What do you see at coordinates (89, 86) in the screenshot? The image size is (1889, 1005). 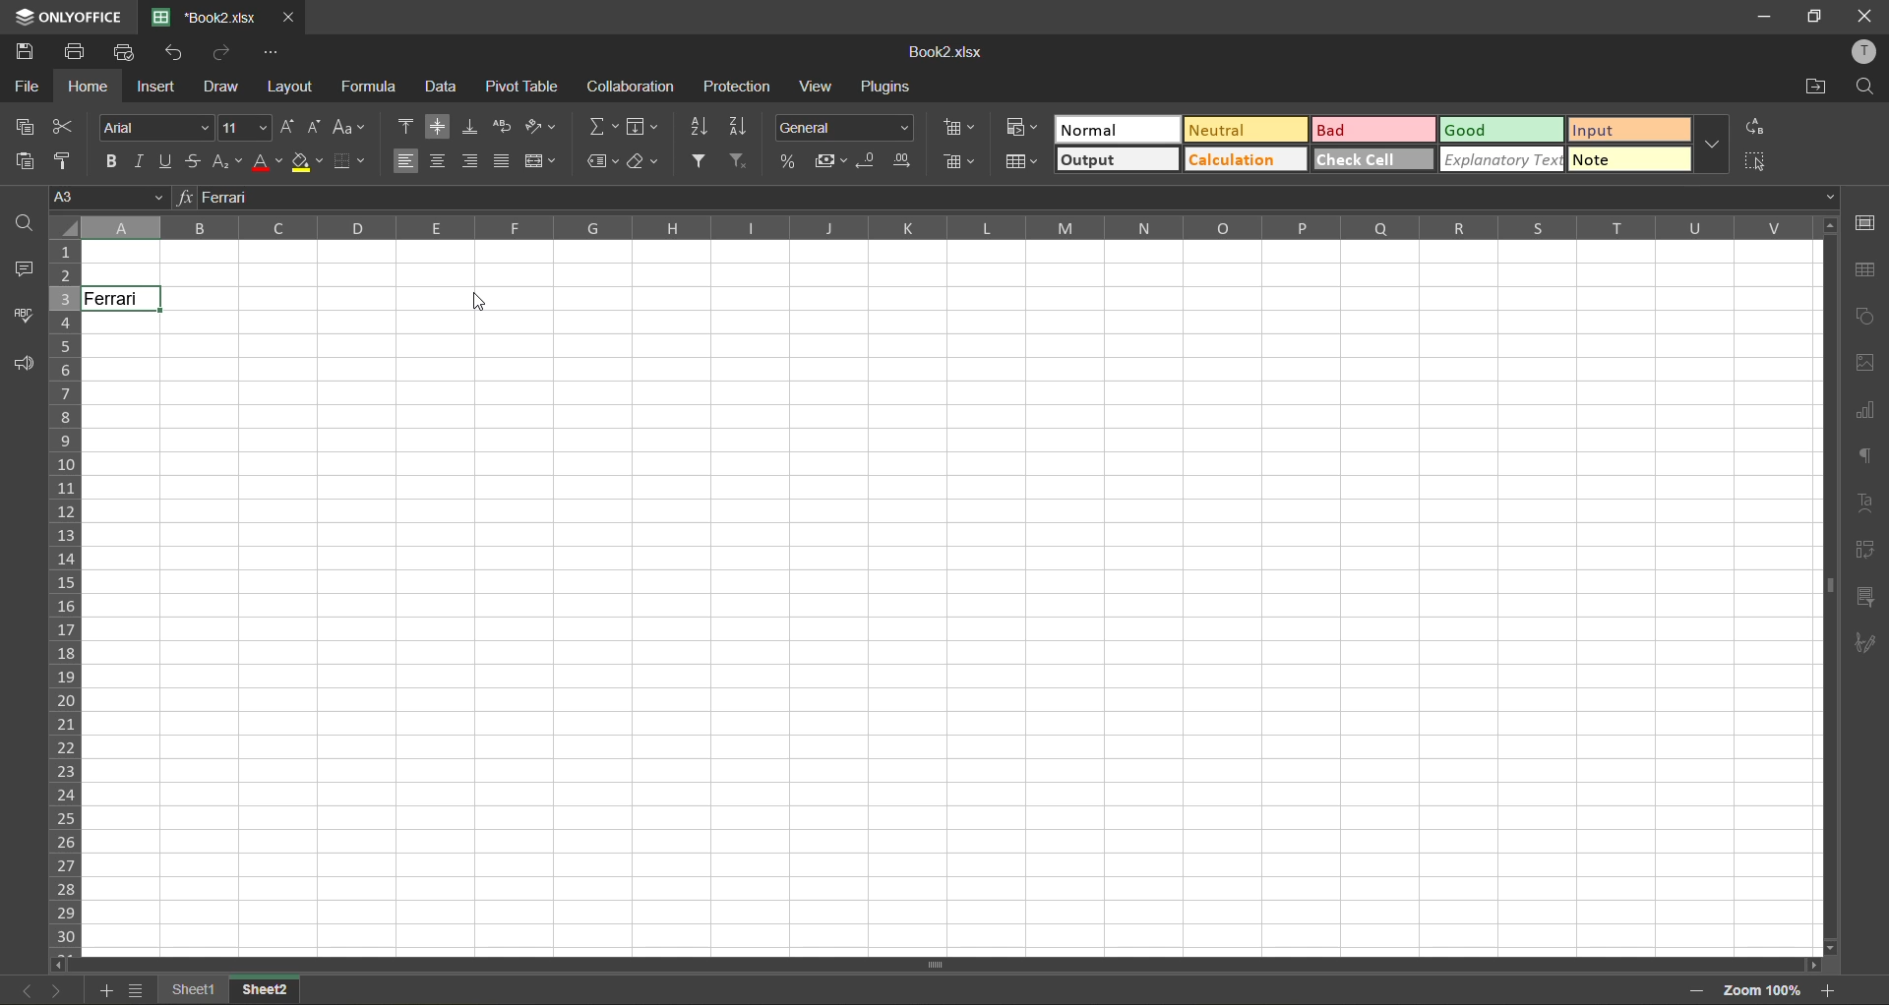 I see `home` at bounding box center [89, 86].